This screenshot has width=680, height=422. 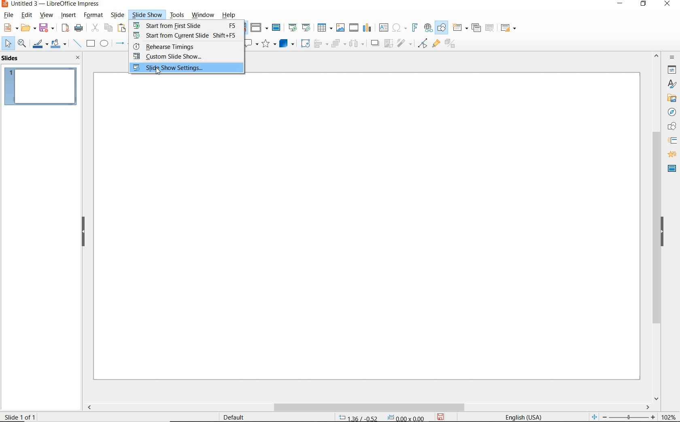 I want to click on ROTATE, so click(x=306, y=43).